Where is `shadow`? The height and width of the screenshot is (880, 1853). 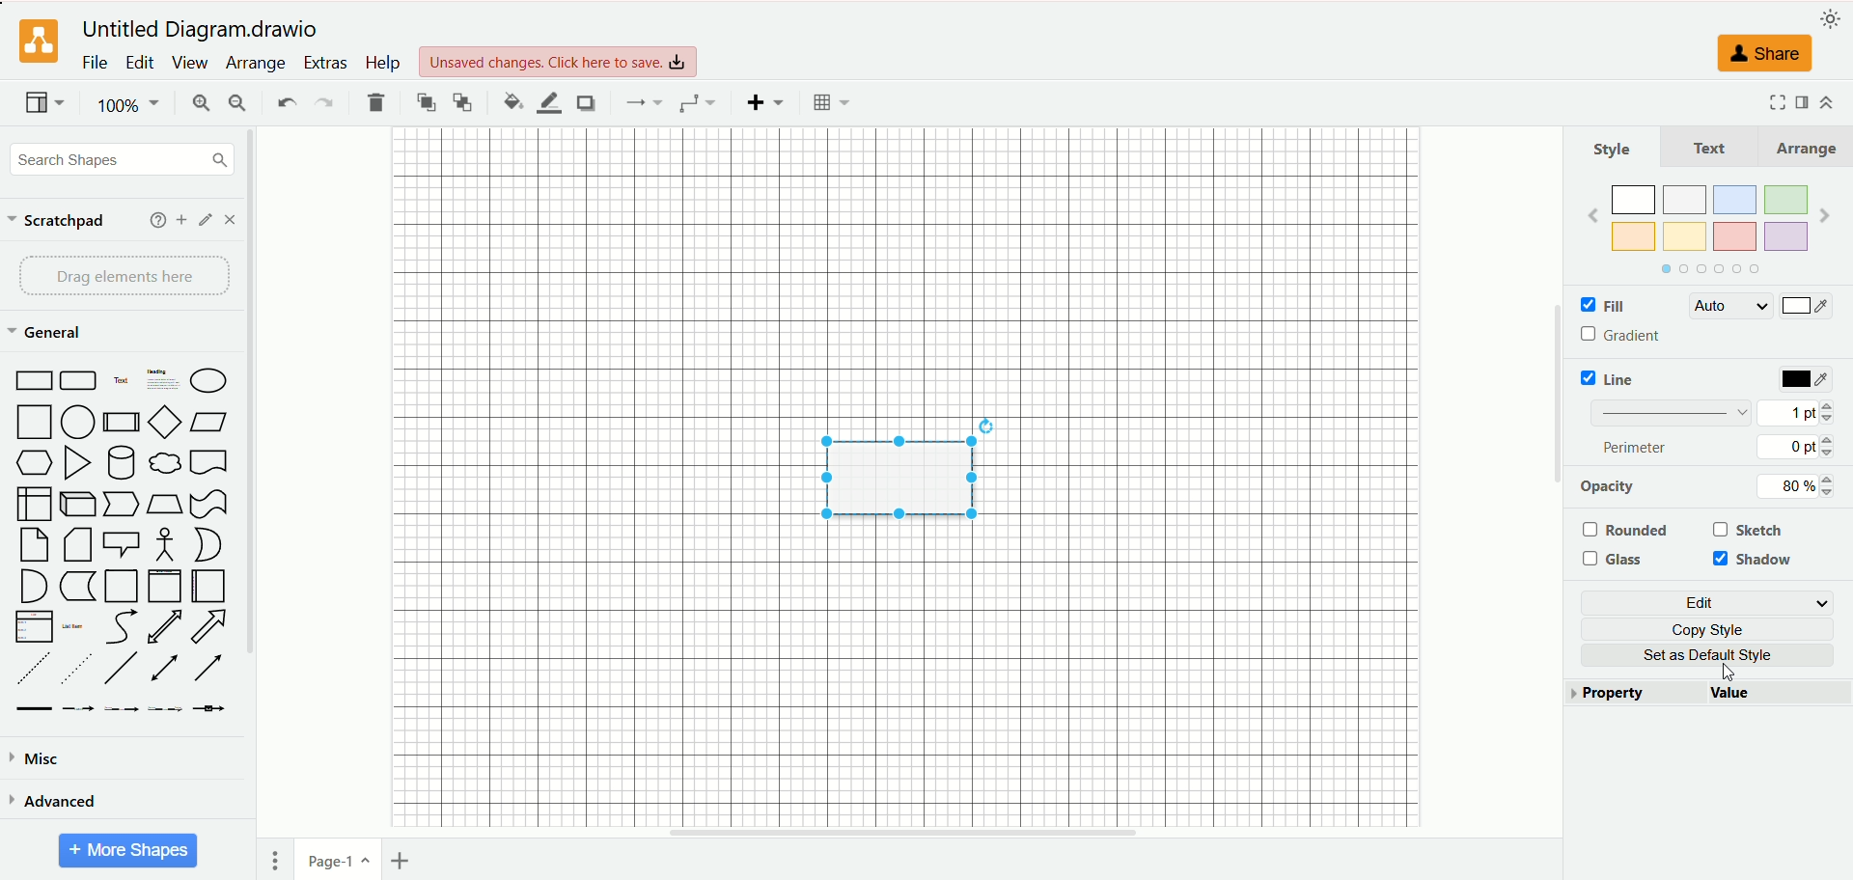 shadow is located at coordinates (1756, 561).